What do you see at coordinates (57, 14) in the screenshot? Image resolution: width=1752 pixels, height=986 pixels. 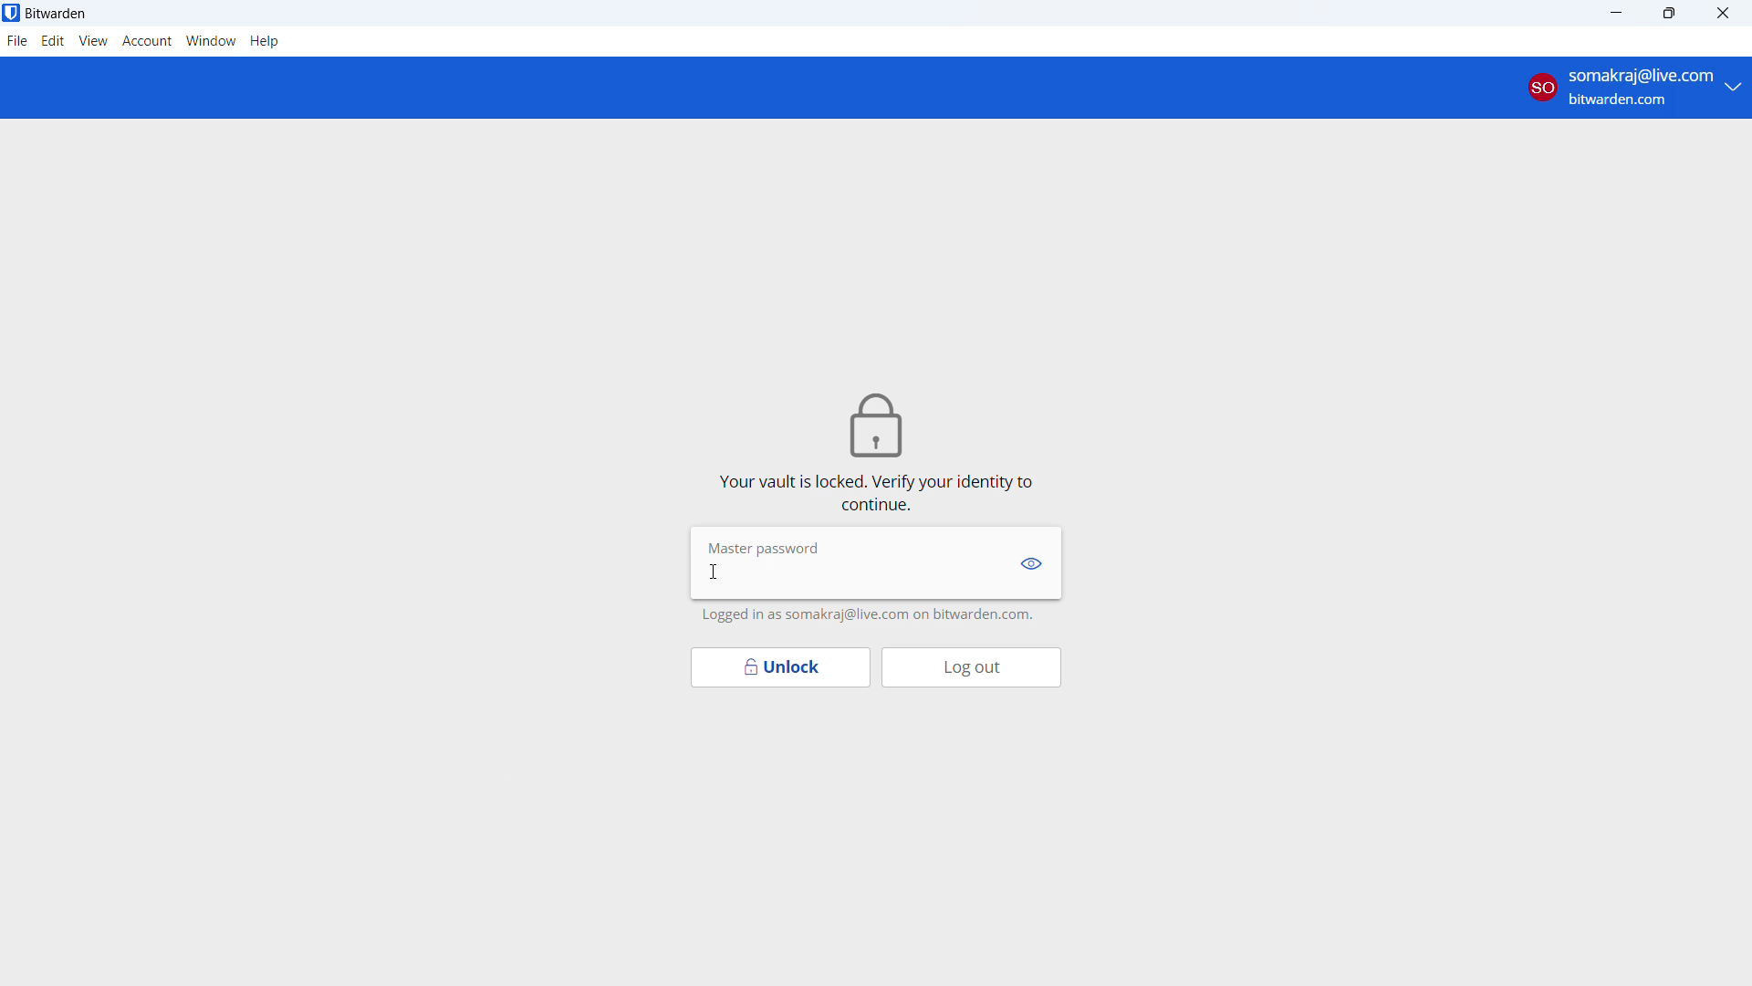 I see `title` at bounding box center [57, 14].